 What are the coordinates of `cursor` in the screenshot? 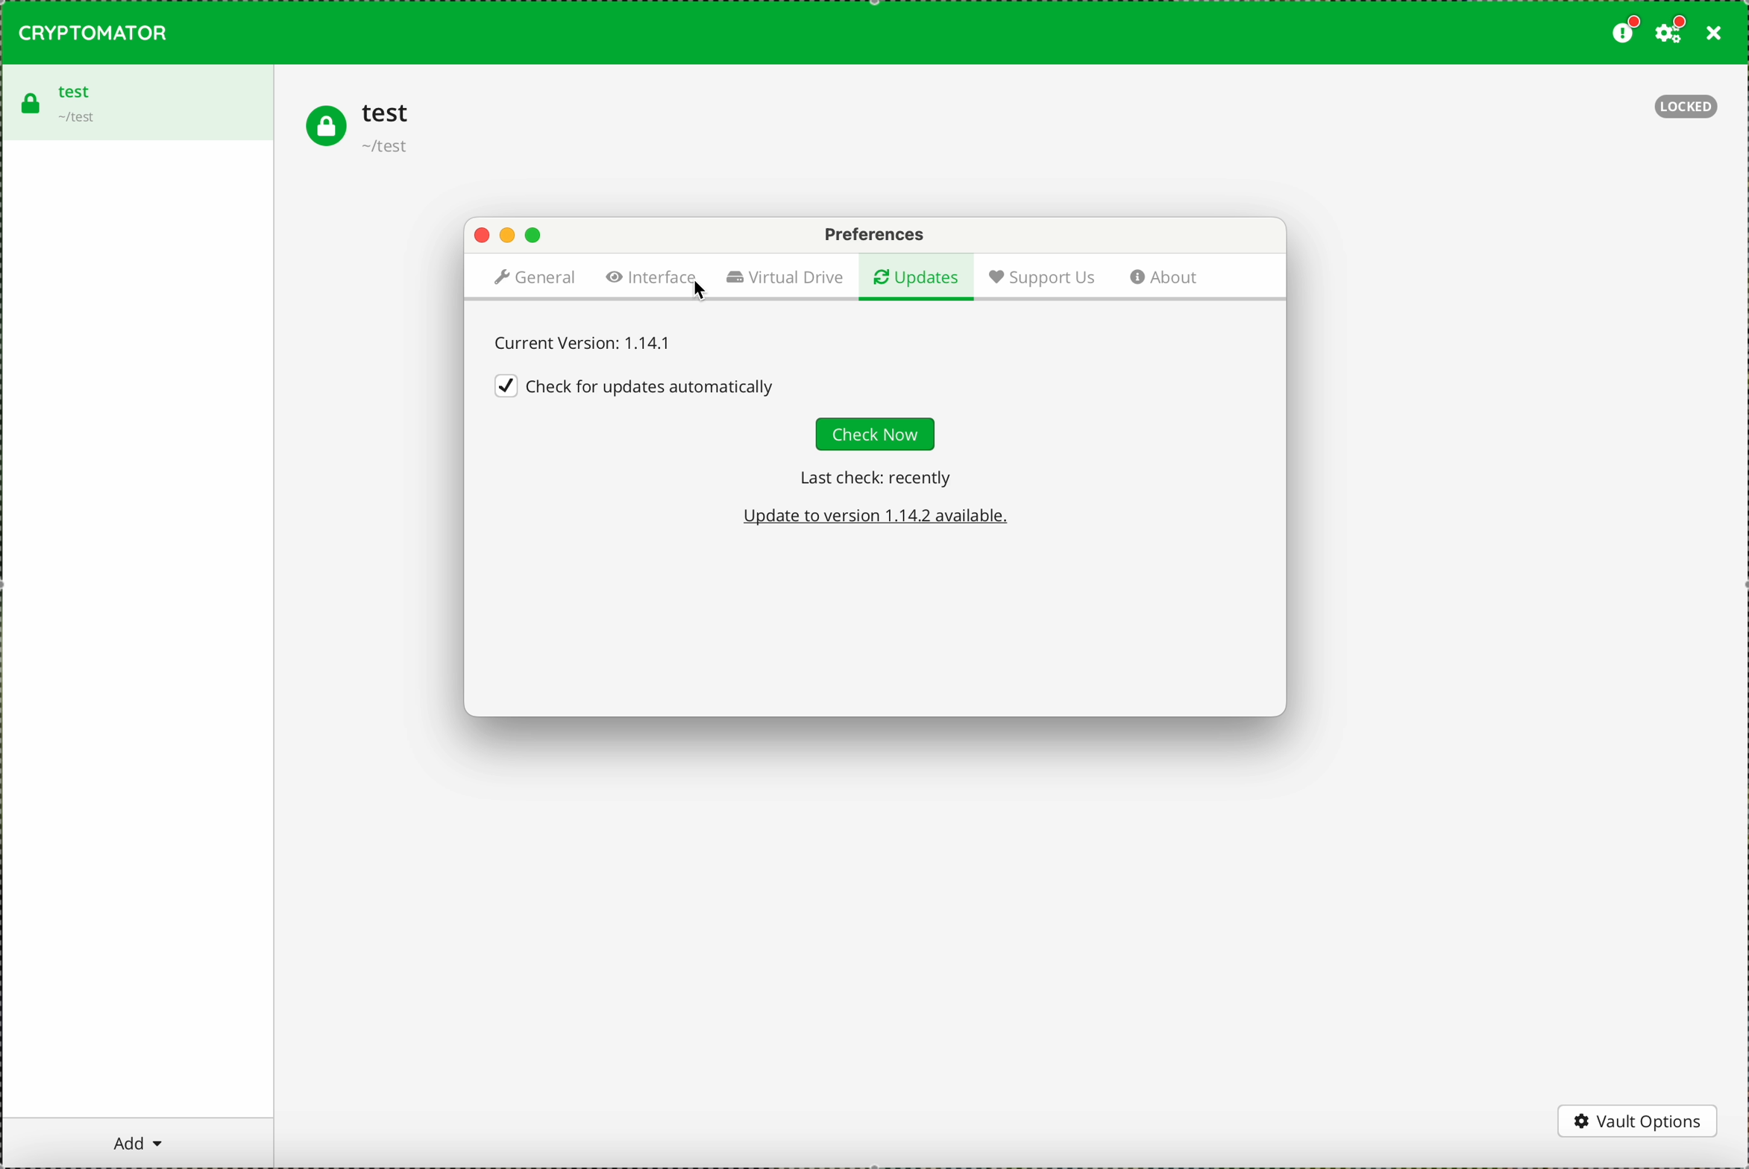 It's located at (700, 294).